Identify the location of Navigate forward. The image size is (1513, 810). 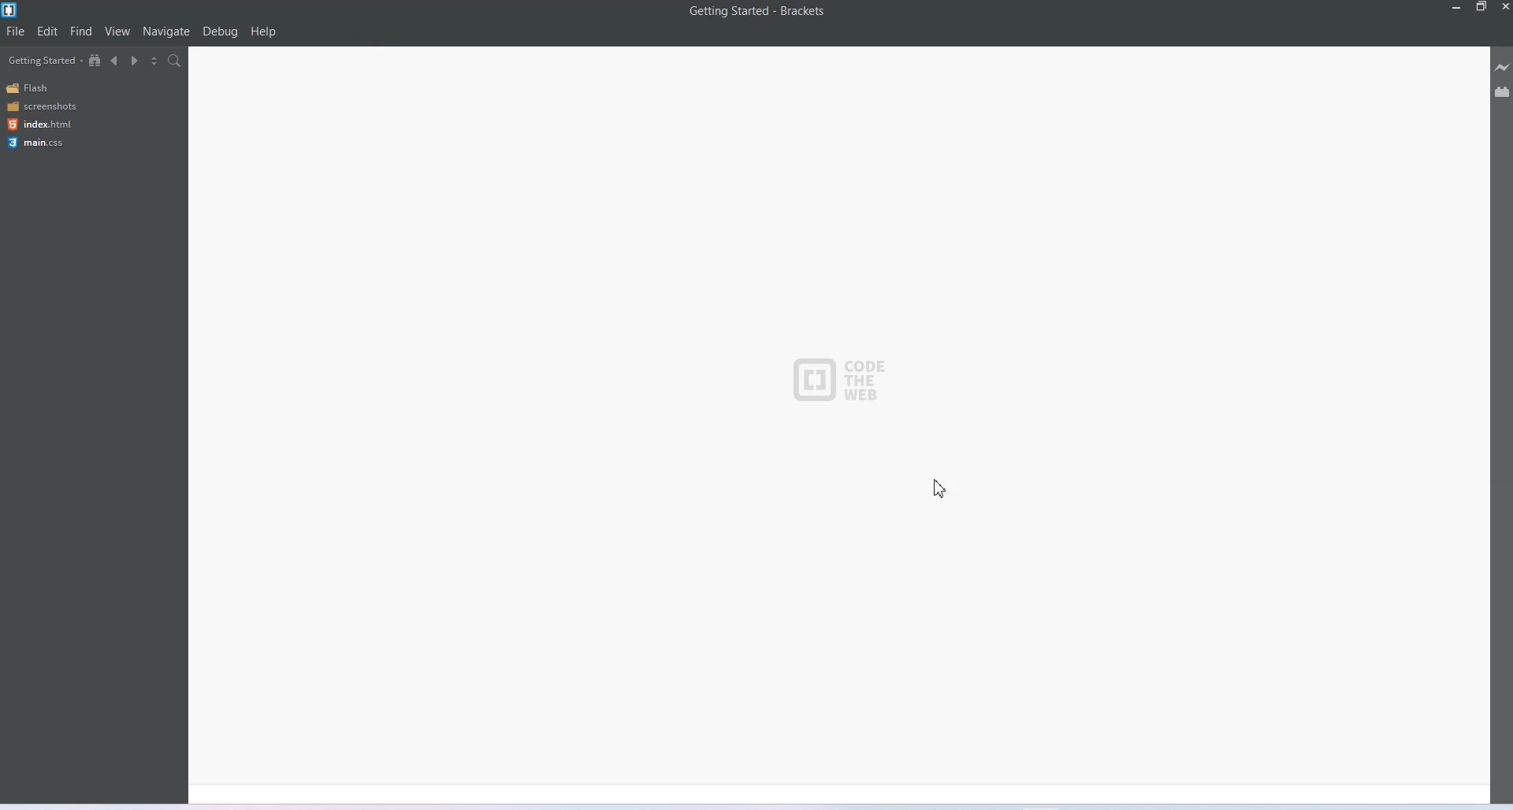
(135, 61).